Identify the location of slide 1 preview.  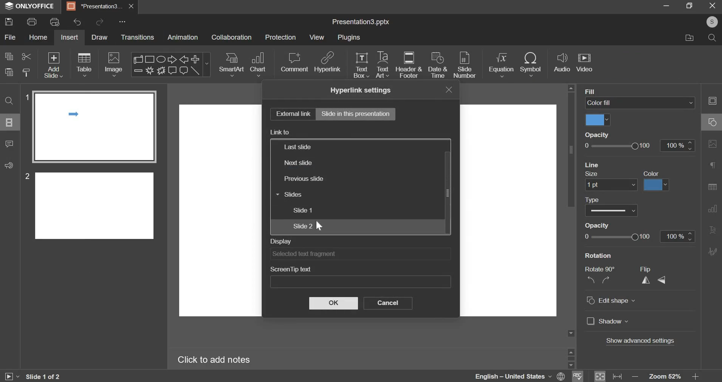
(94, 127).